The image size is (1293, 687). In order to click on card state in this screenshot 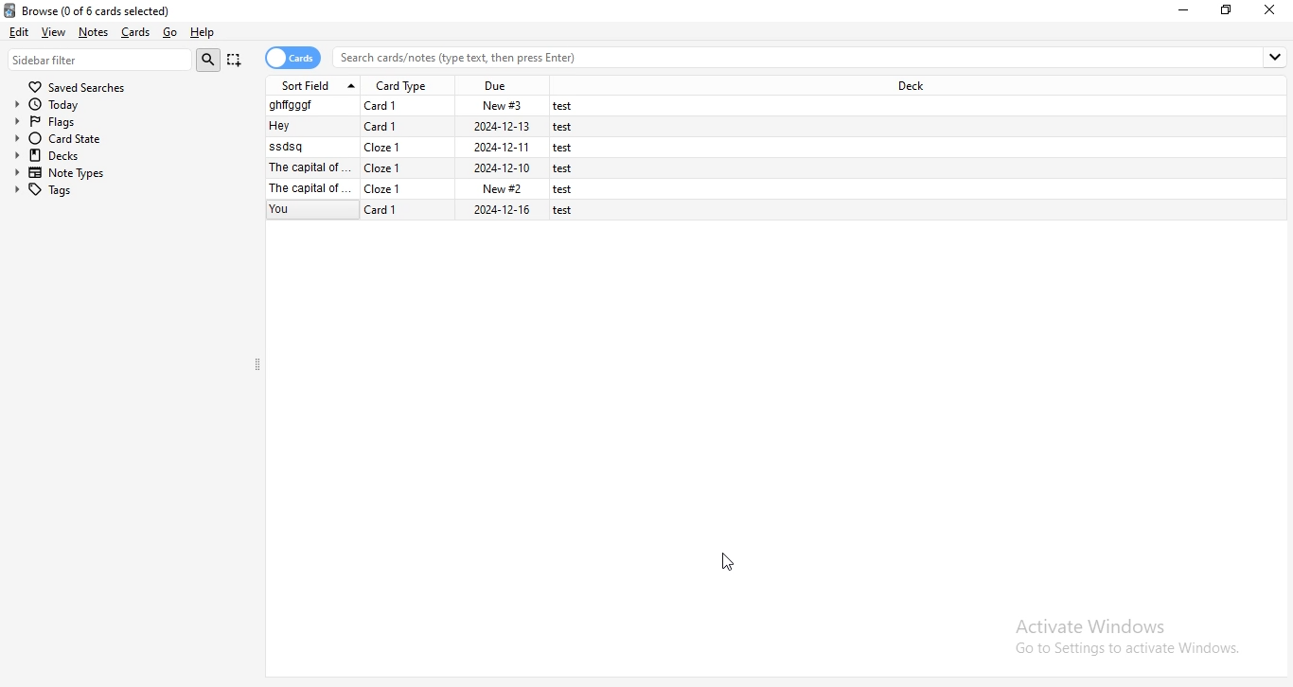, I will do `click(127, 139)`.